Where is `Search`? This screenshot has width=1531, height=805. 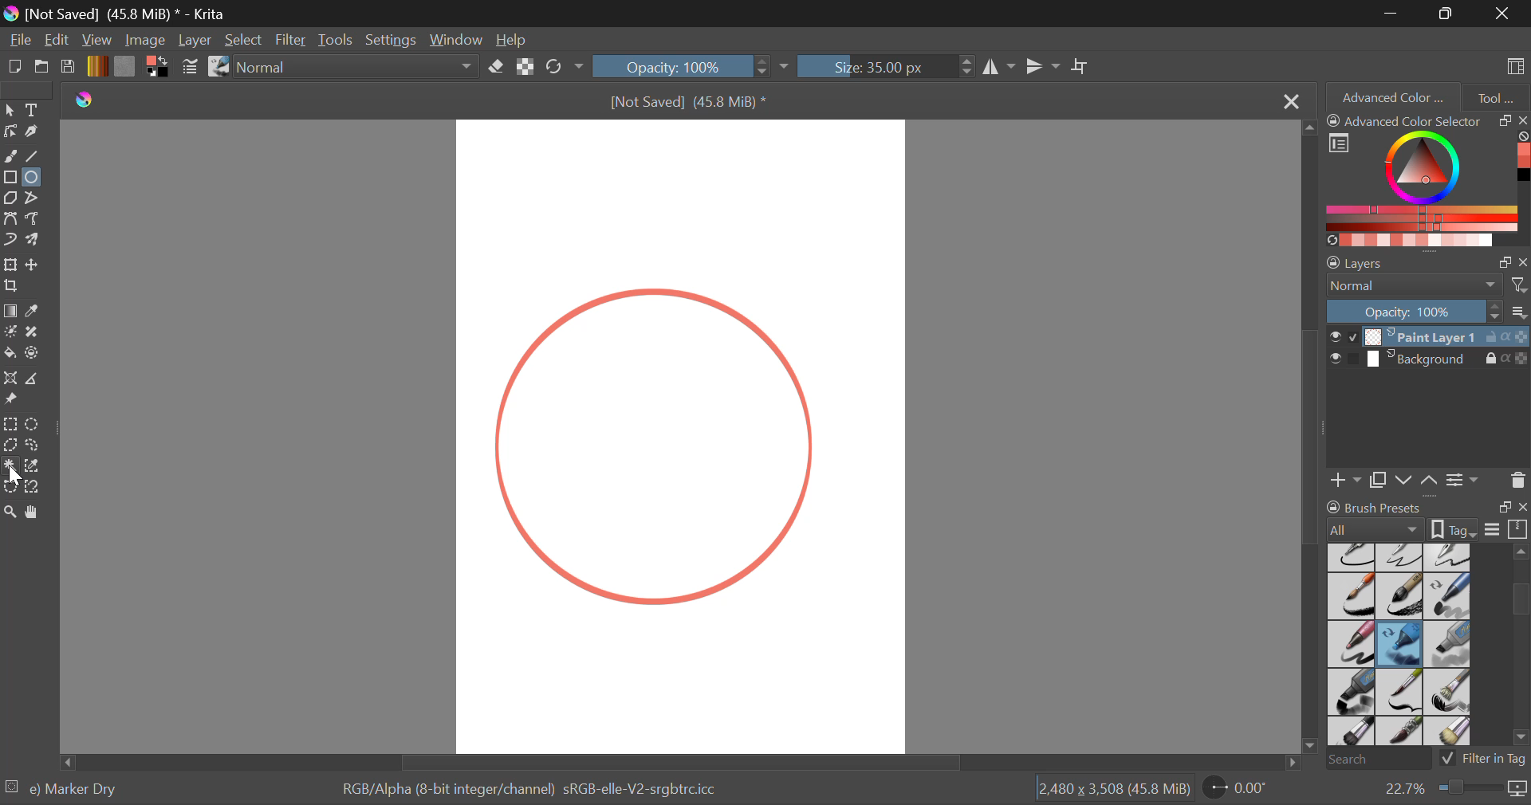
Search is located at coordinates (1374, 760).